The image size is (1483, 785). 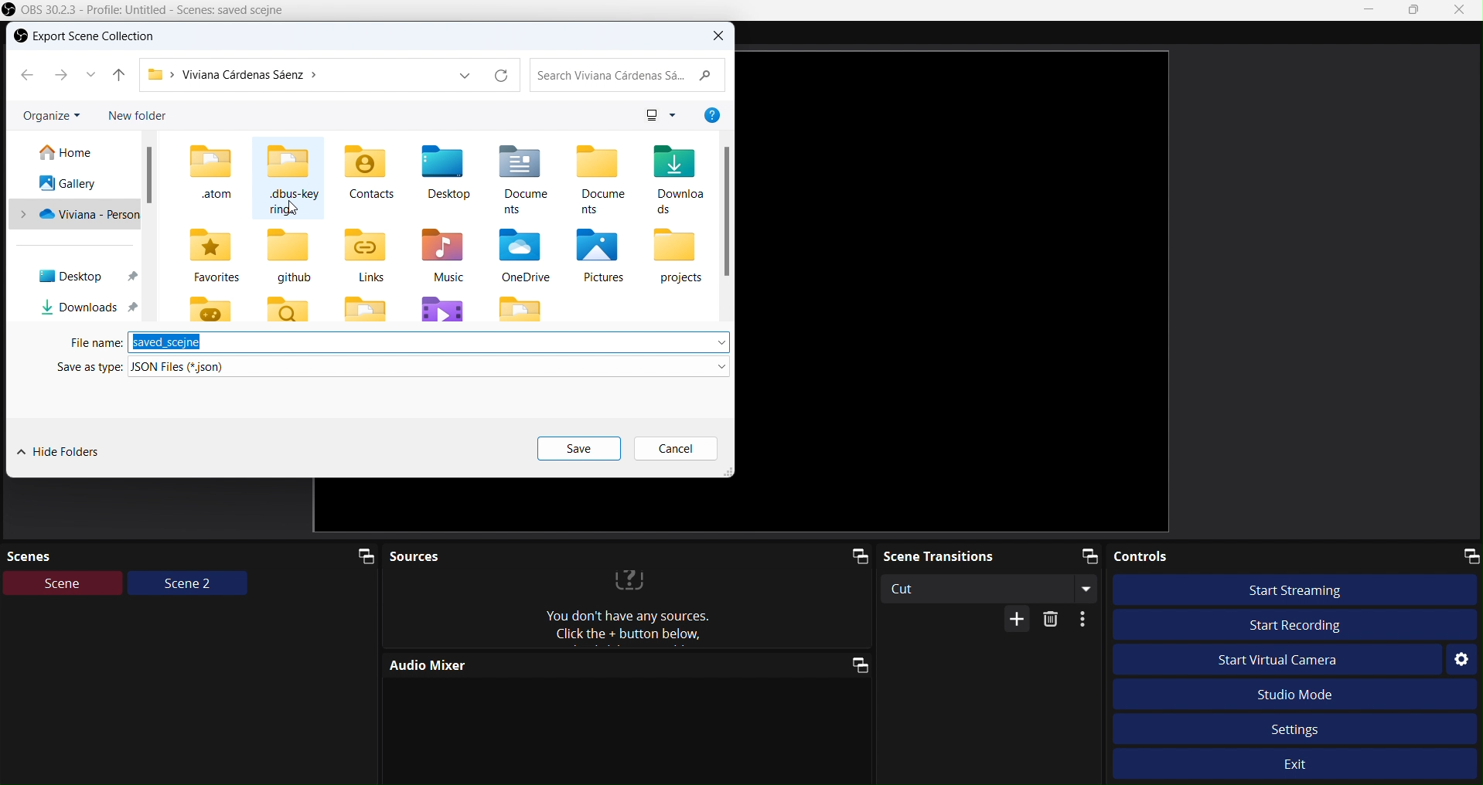 What do you see at coordinates (288, 178) in the screenshot?
I see `.dbus-key
rind` at bounding box center [288, 178].